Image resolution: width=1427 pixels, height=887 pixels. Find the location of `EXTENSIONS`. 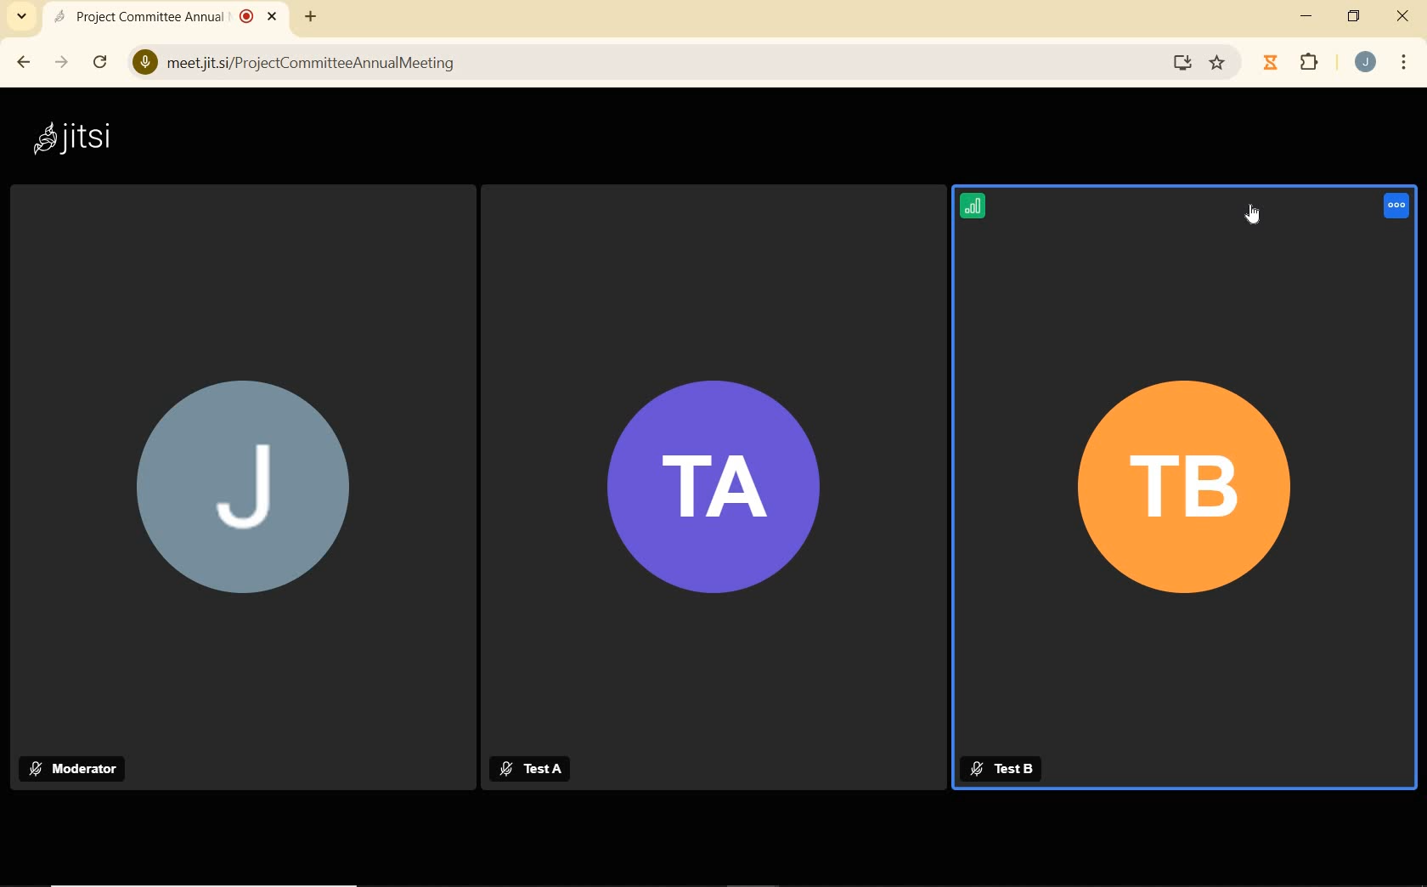

EXTENSIONS is located at coordinates (1311, 64).